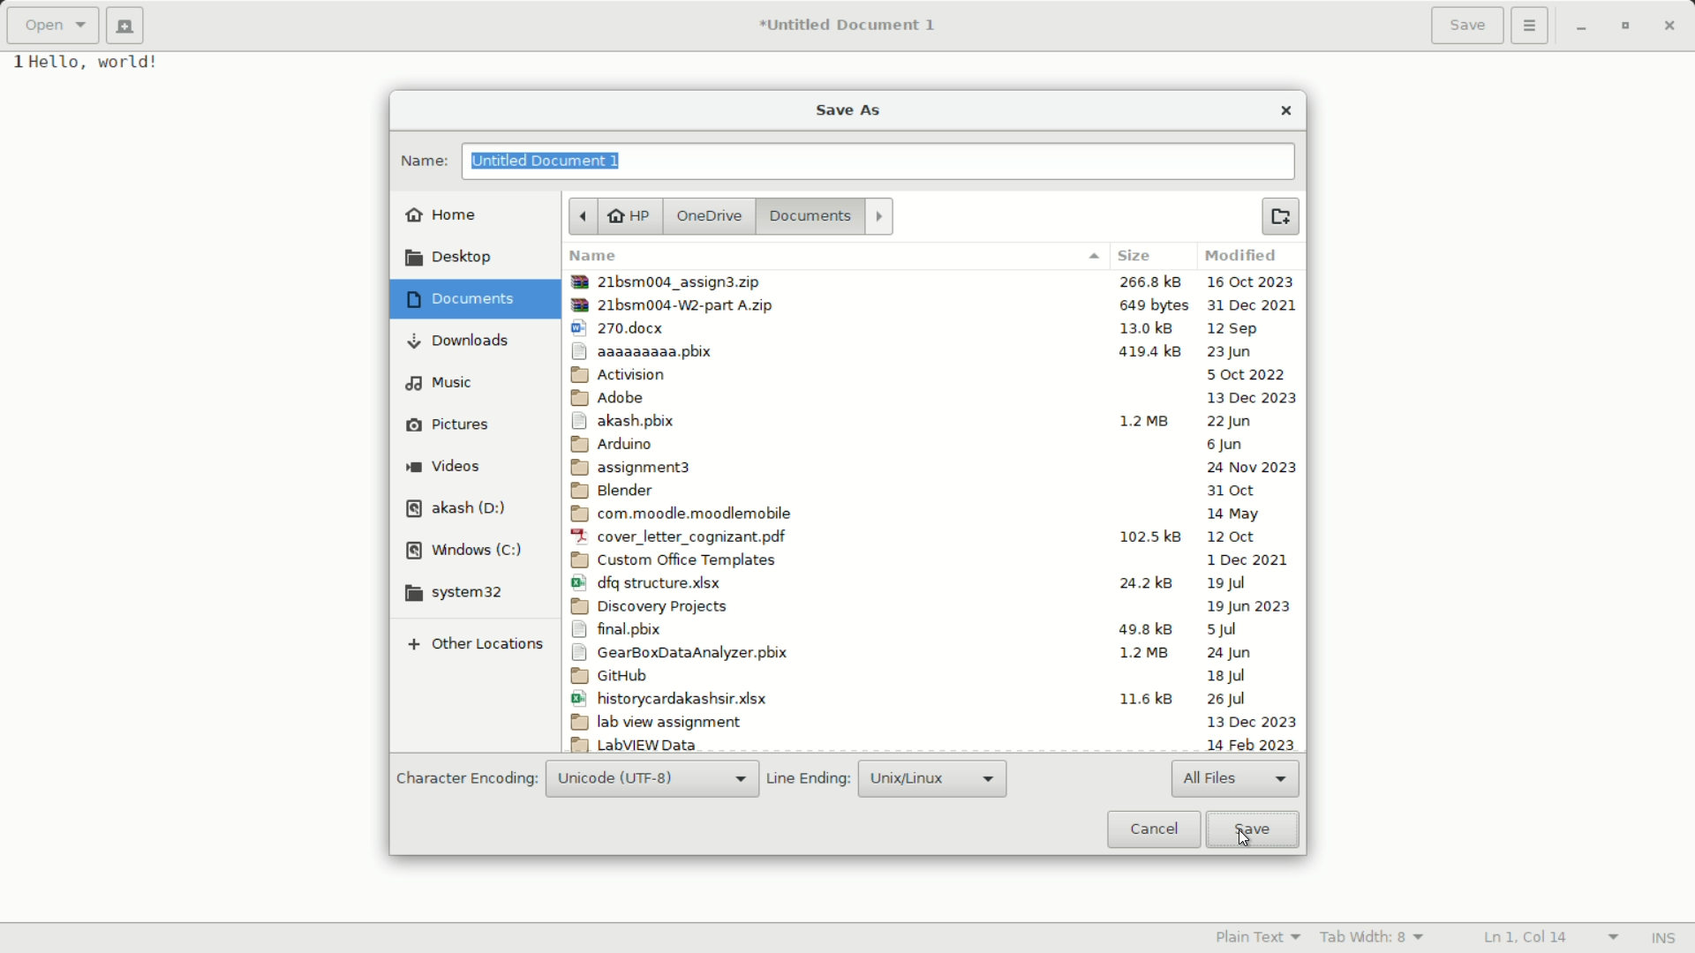 This screenshot has height=953, width=1695. I want to click on save, so click(1251, 829).